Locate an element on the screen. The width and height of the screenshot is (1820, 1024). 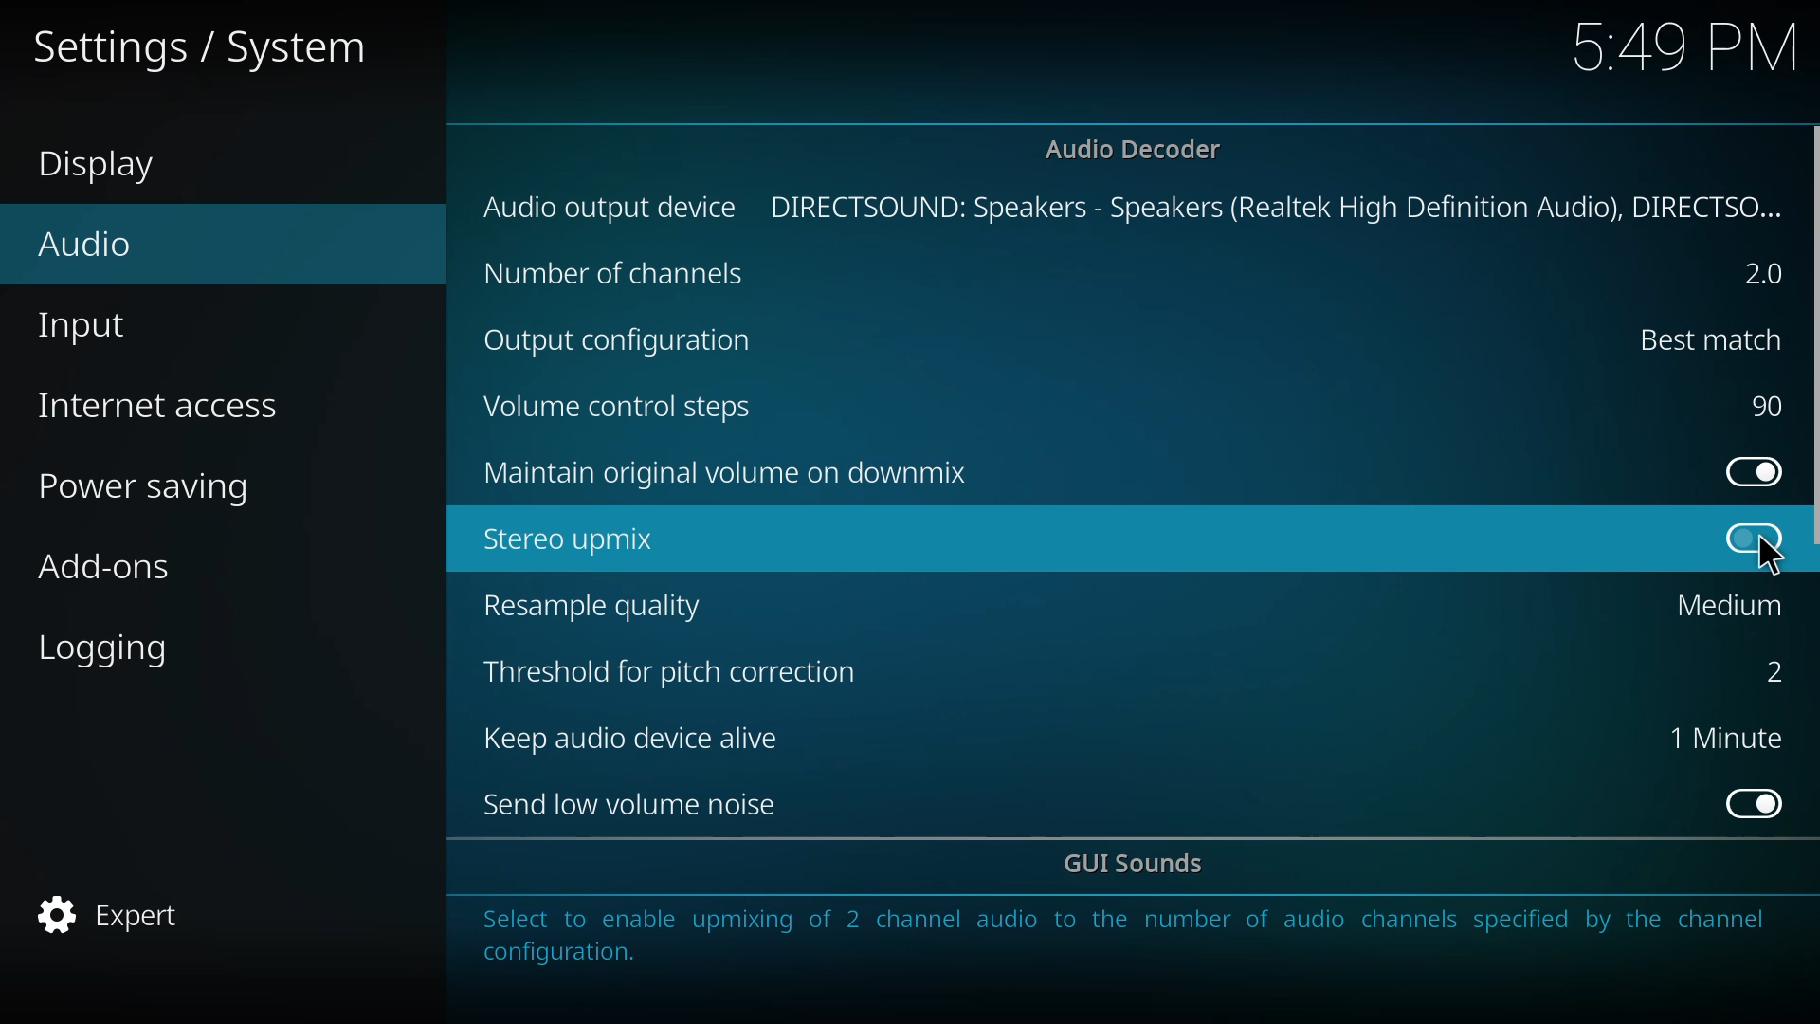
display is located at coordinates (104, 165).